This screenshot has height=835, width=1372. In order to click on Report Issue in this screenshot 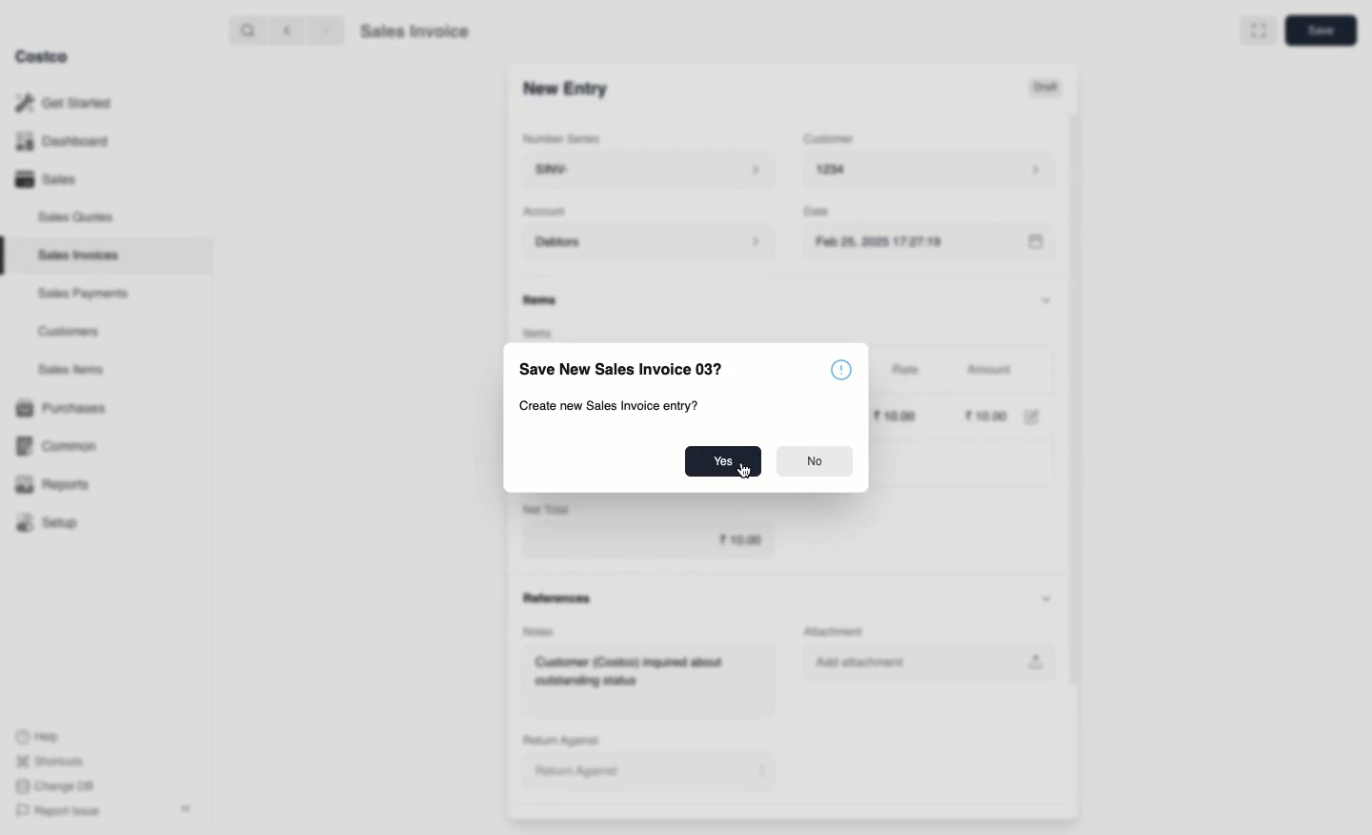, I will do `click(60, 811)`.